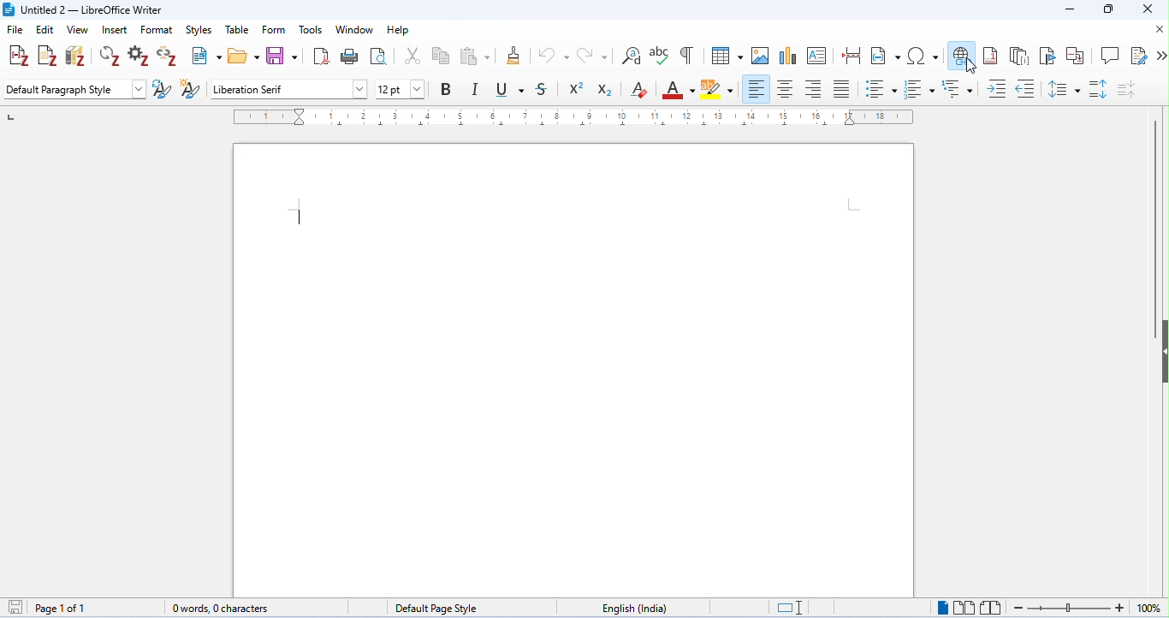 Image resolution: width=1169 pixels, height=618 pixels. Describe the element at coordinates (158, 30) in the screenshot. I see `format` at that location.